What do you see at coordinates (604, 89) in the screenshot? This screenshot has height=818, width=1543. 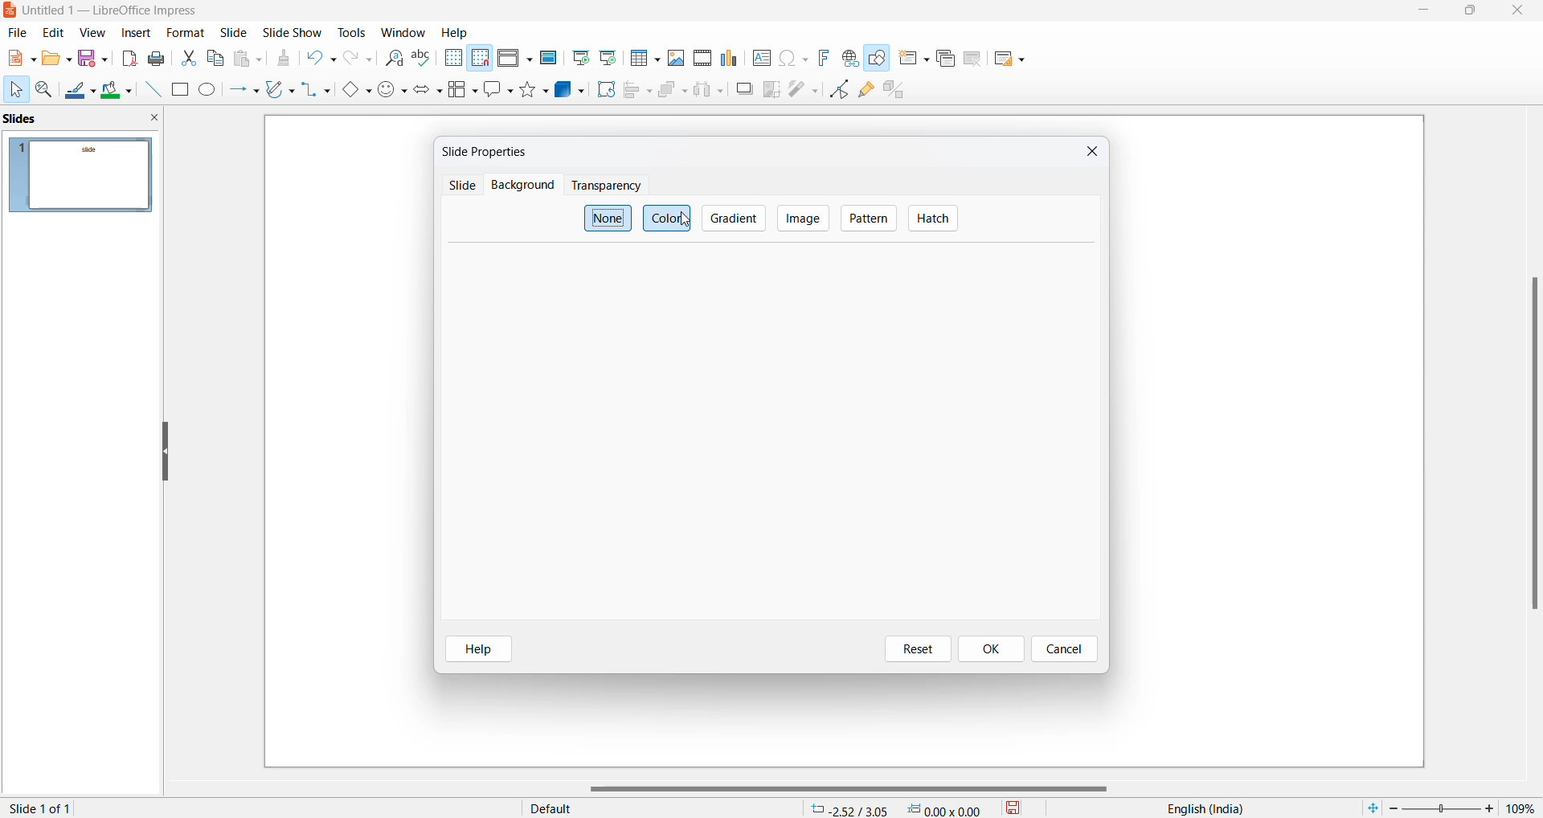 I see `rotate` at bounding box center [604, 89].